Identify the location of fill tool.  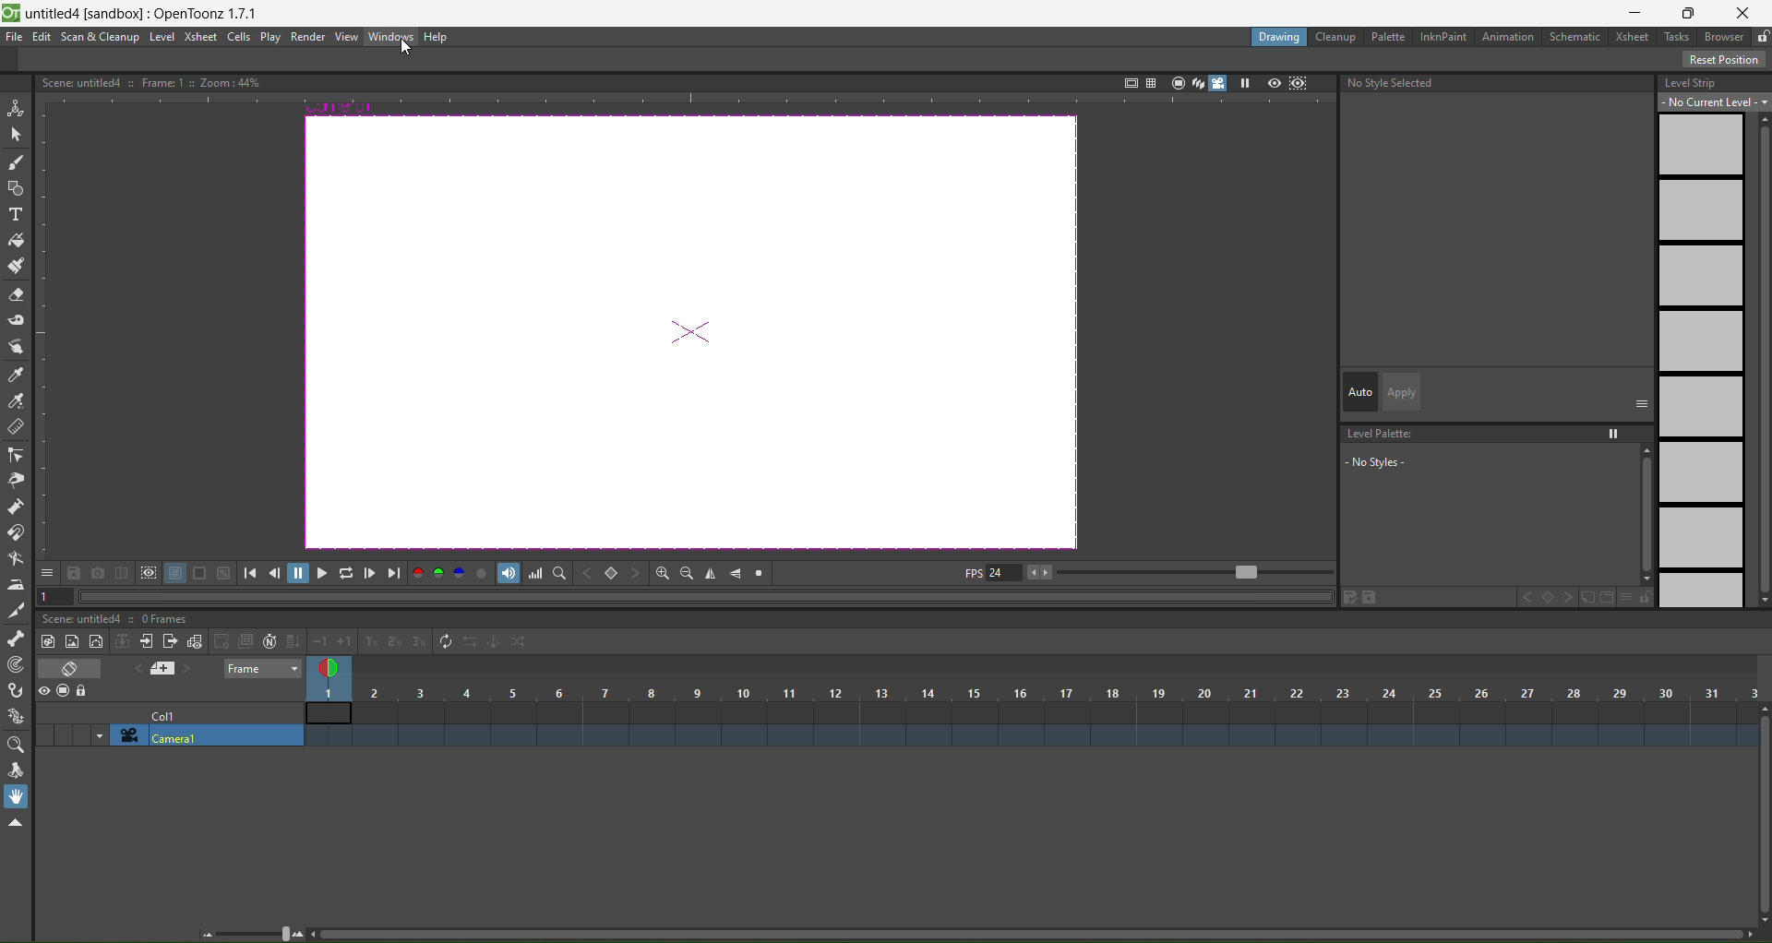
(15, 241).